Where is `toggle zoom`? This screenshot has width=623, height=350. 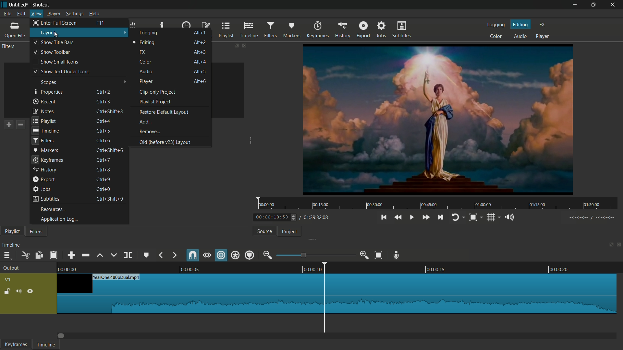
toggle zoom is located at coordinates (473, 217).